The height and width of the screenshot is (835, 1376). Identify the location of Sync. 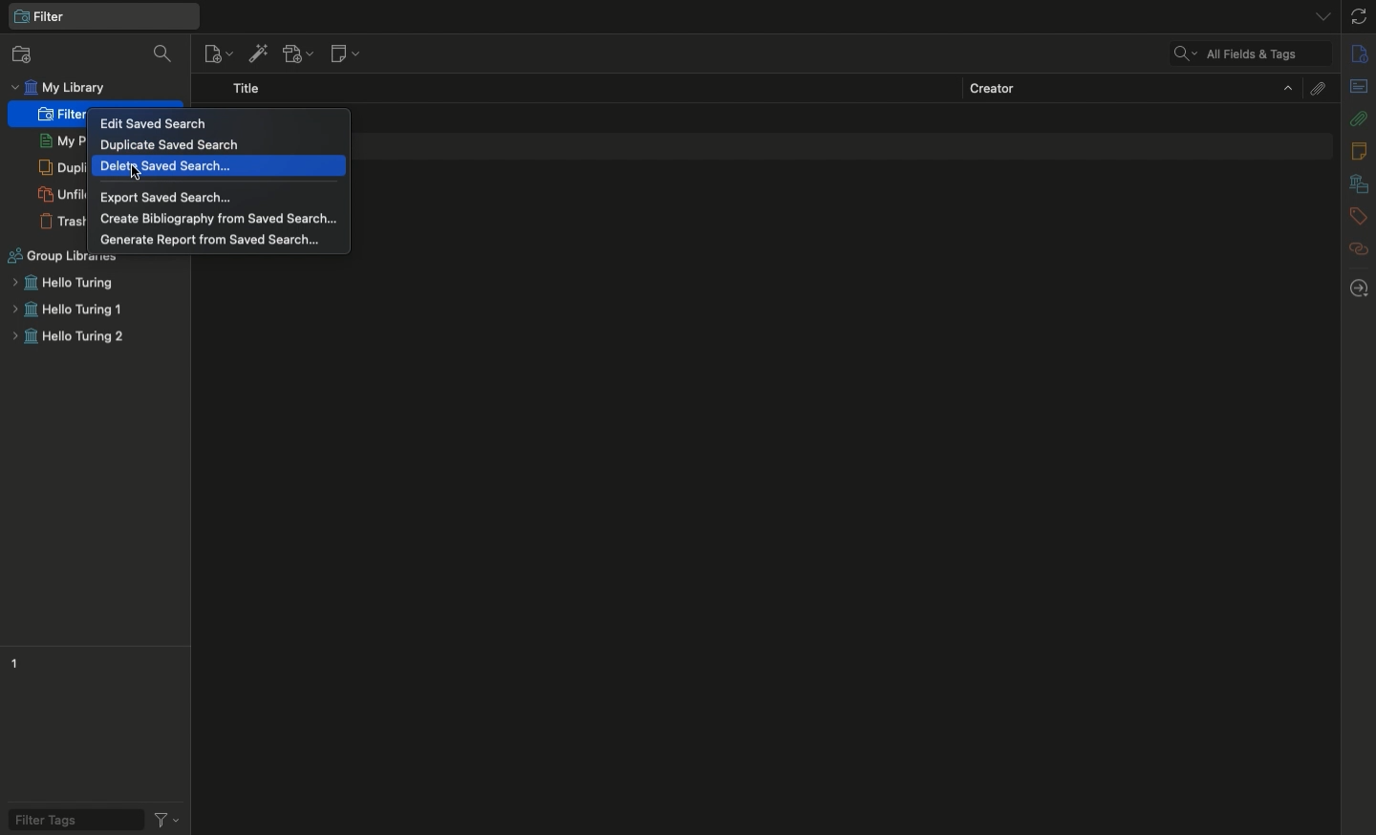
(1360, 16).